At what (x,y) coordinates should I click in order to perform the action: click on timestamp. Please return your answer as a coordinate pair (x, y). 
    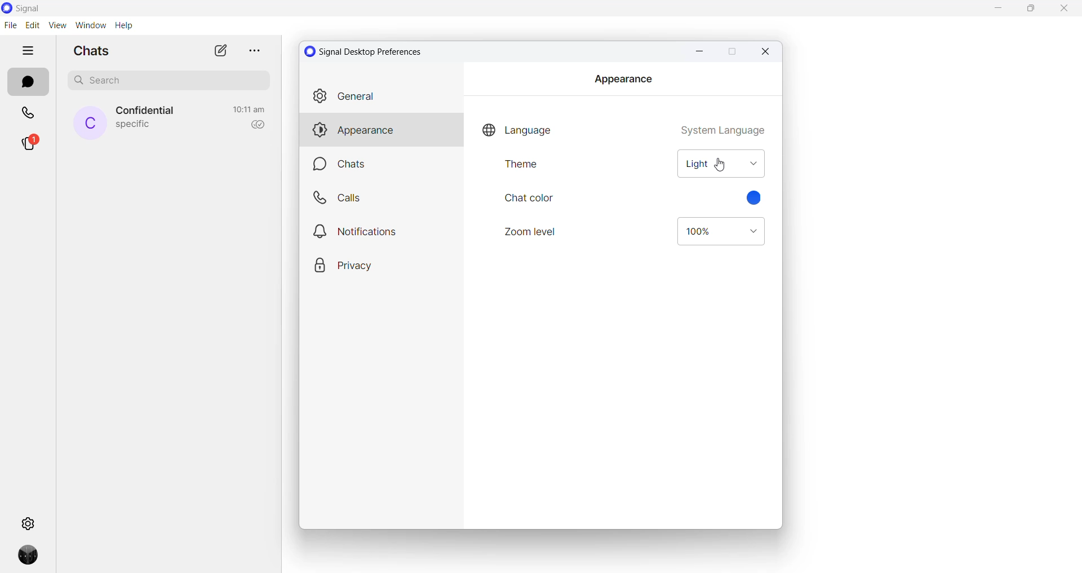
    Looking at the image, I should click on (249, 109).